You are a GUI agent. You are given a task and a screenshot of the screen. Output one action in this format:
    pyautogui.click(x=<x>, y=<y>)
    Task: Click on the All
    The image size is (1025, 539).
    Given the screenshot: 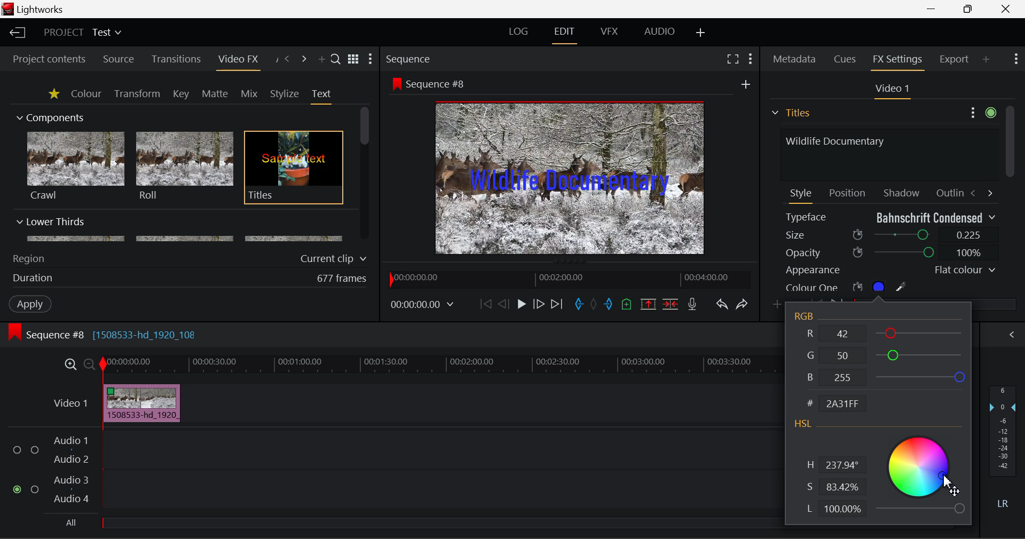 What is the action you would take?
    pyautogui.click(x=72, y=523)
    